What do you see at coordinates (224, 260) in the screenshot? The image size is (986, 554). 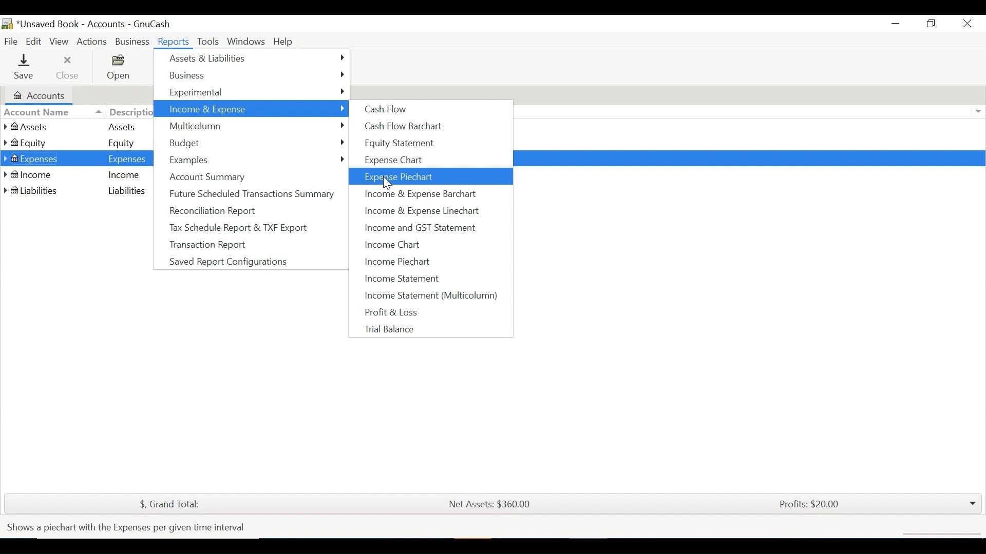 I see `Saved Report Configurations` at bounding box center [224, 260].